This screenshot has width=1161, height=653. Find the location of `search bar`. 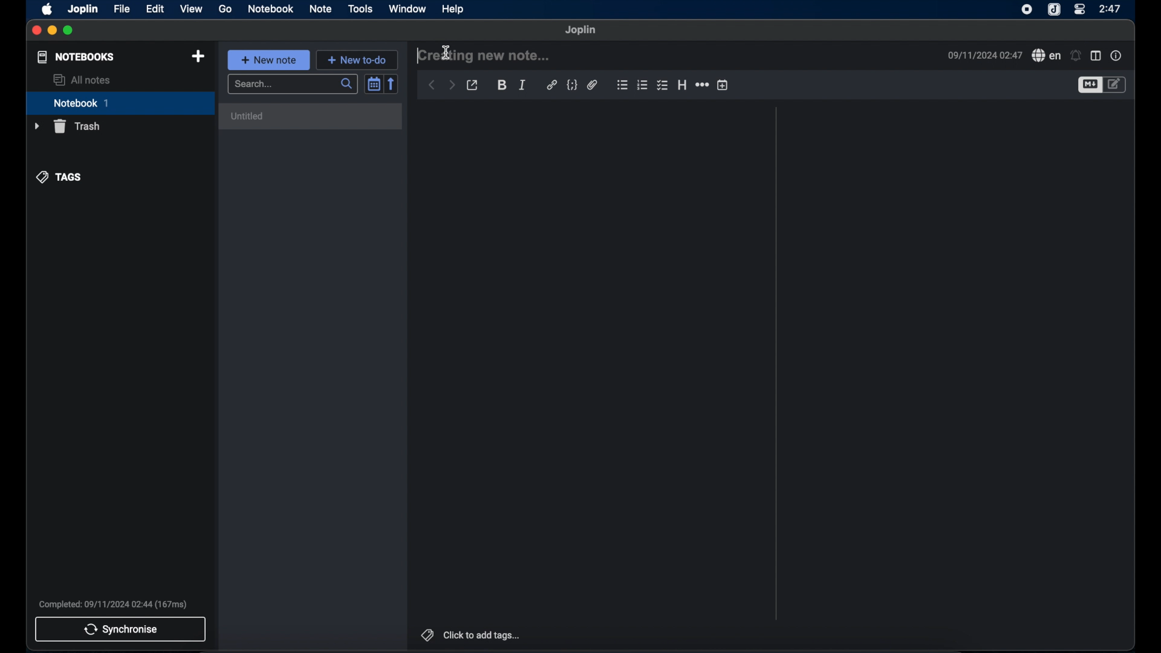

search bar is located at coordinates (293, 85).